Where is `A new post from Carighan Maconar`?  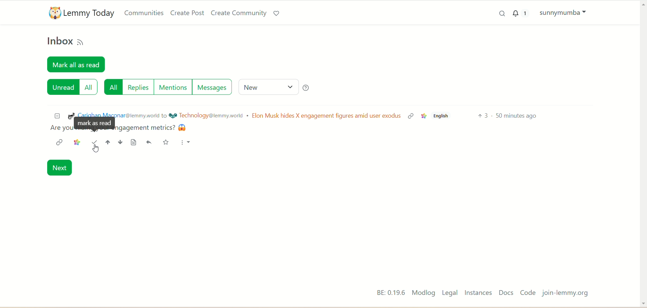 A new post from Carighan Maconar is located at coordinates (222, 119).